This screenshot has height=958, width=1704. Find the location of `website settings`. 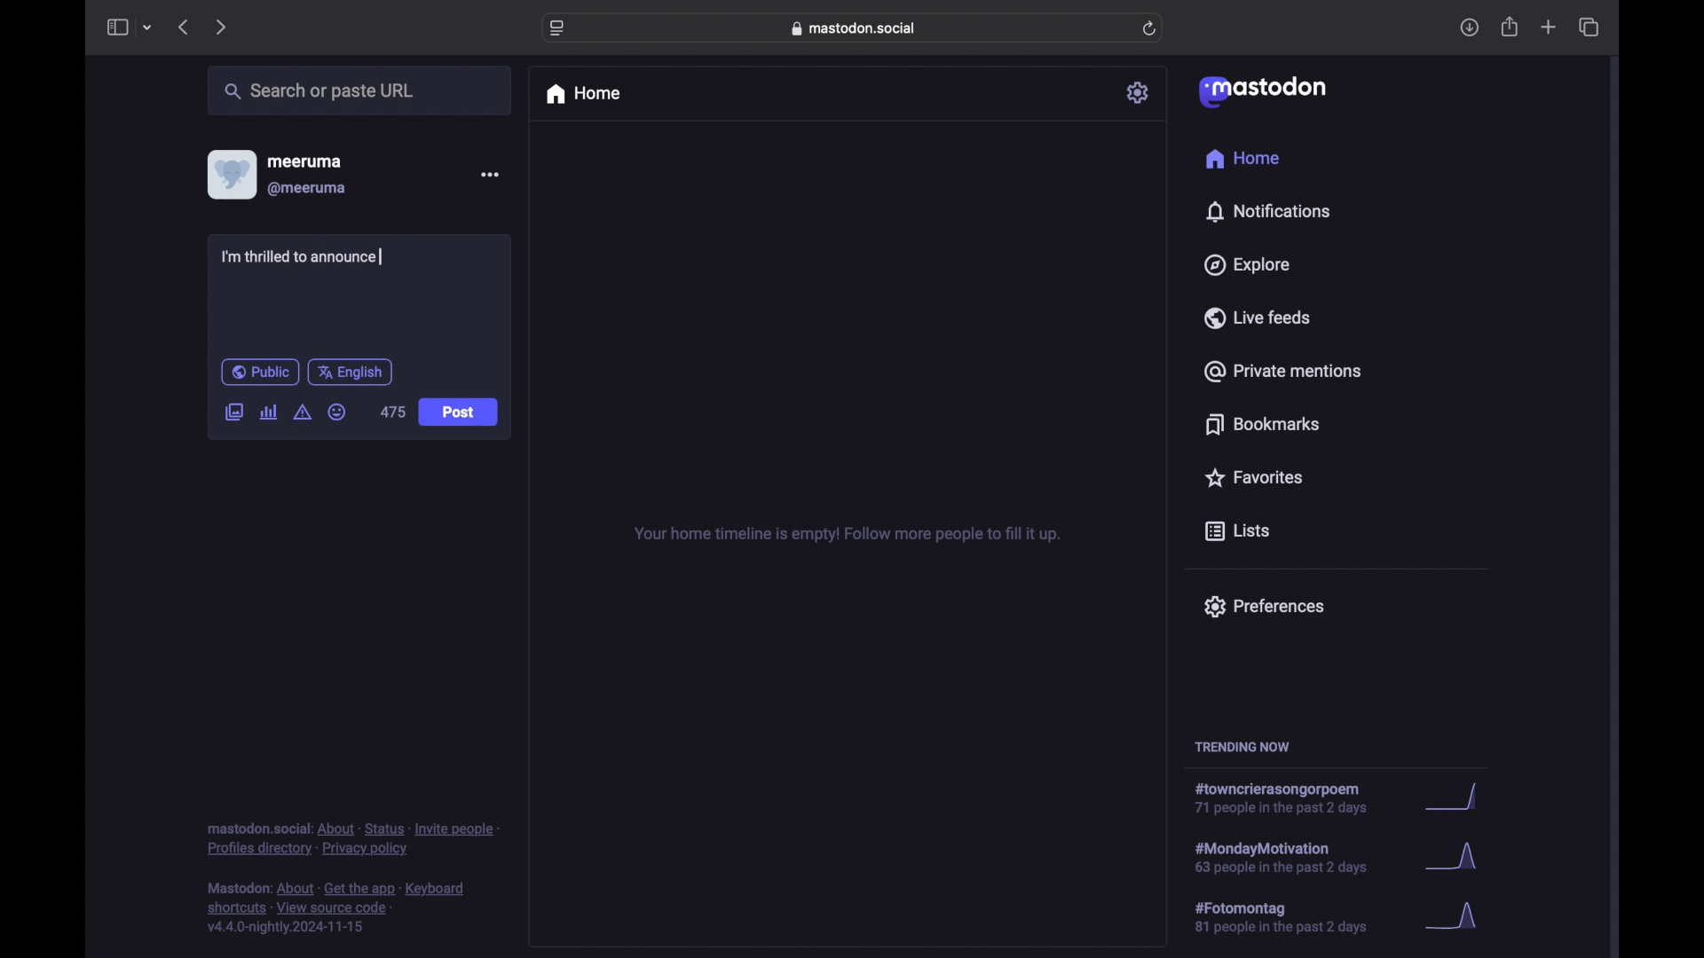

website settings is located at coordinates (557, 29).